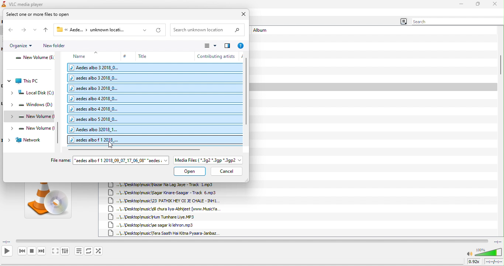 The width and height of the screenshot is (504, 266). I want to click on up to desktop, so click(46, 31).